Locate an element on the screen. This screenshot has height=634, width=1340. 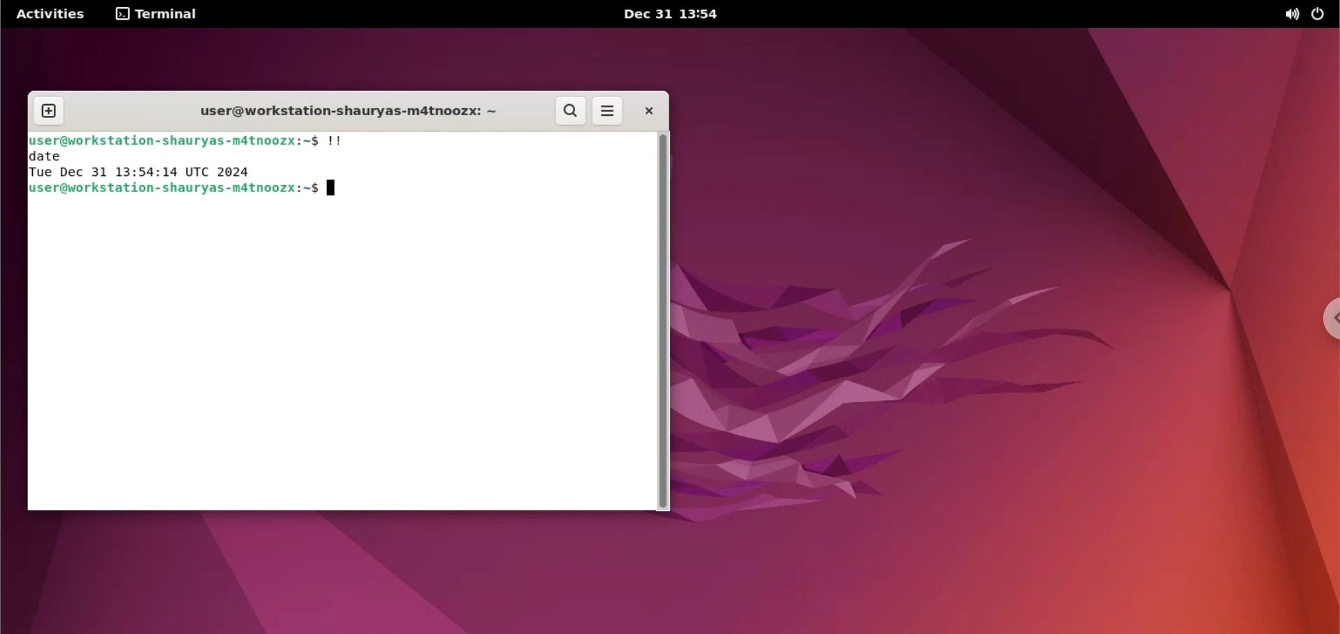
user@workstation-shauryas-m4tnoozx: ~ is located at coordinates (355, 112).